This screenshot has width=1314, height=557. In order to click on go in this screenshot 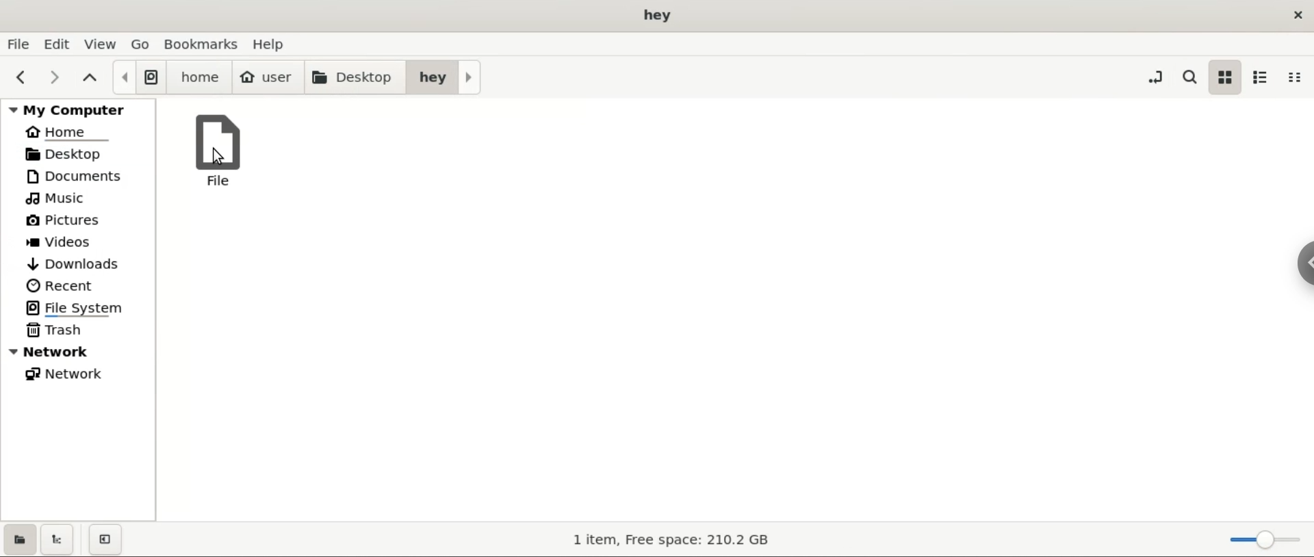, I will do `click(140, 43)`.